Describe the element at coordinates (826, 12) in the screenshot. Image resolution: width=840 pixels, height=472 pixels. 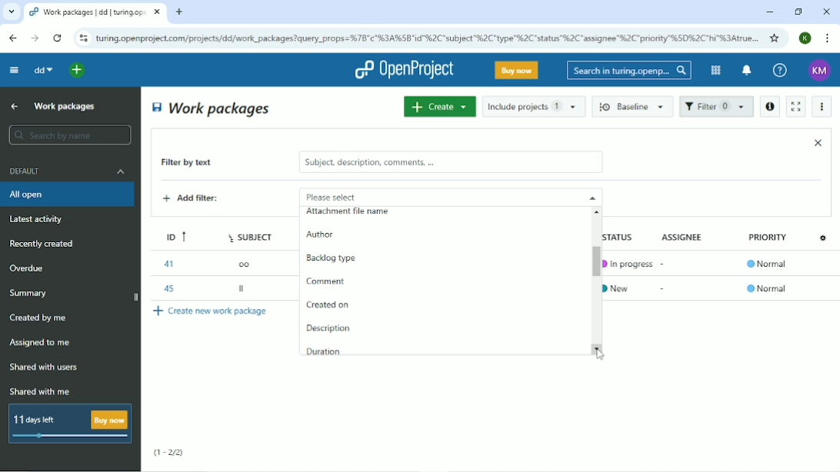
I see `Close` at that location.